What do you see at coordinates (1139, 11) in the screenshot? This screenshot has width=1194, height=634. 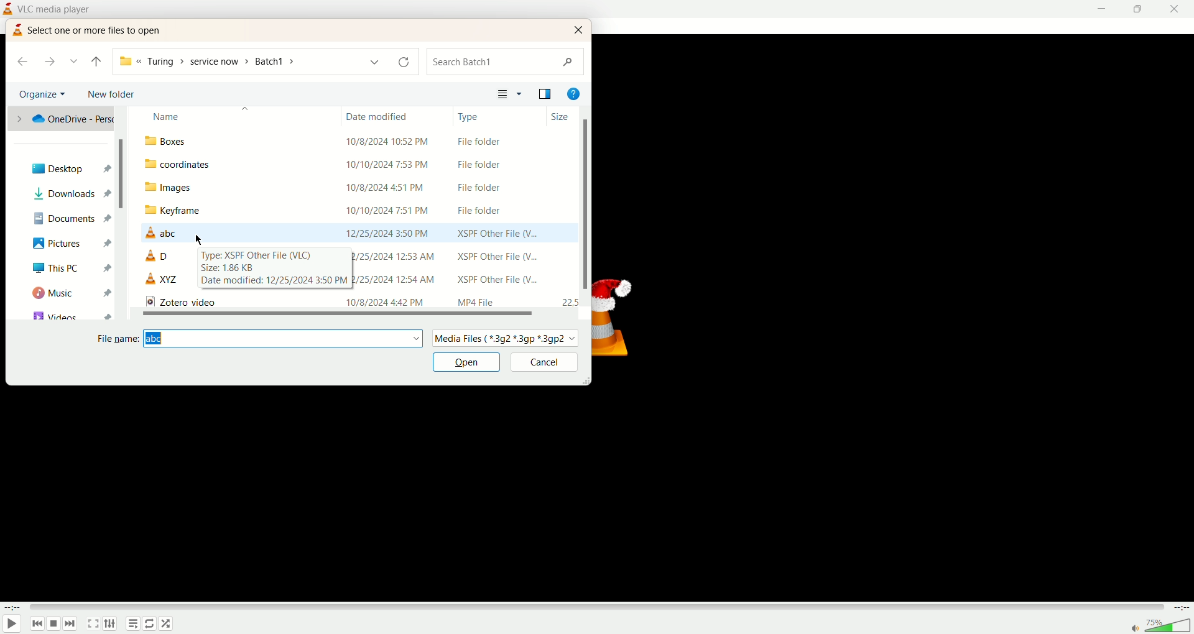 I see `maximize` at bounding box center [1139, 11].